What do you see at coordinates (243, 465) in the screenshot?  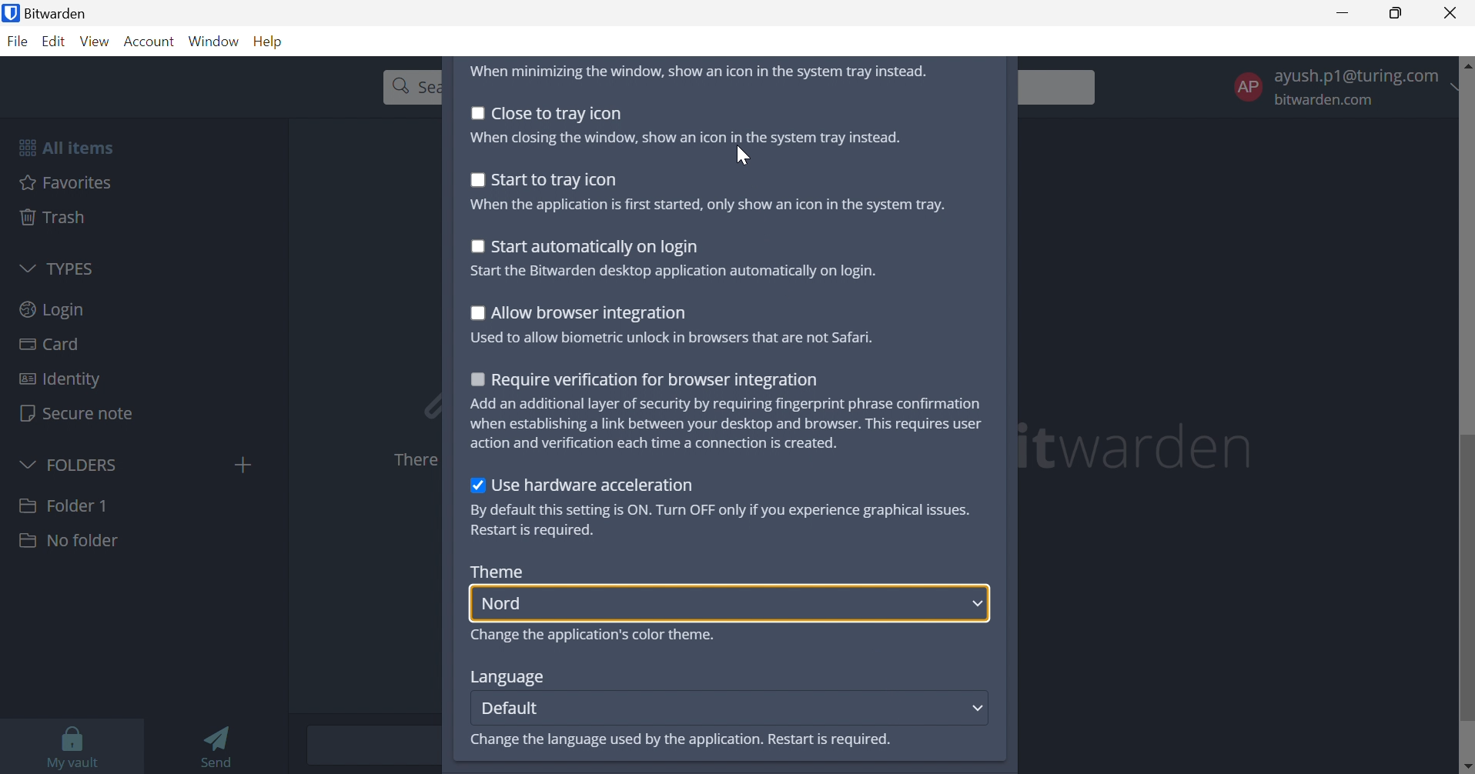 I see `Add folder` at bounding box center [243, 465].